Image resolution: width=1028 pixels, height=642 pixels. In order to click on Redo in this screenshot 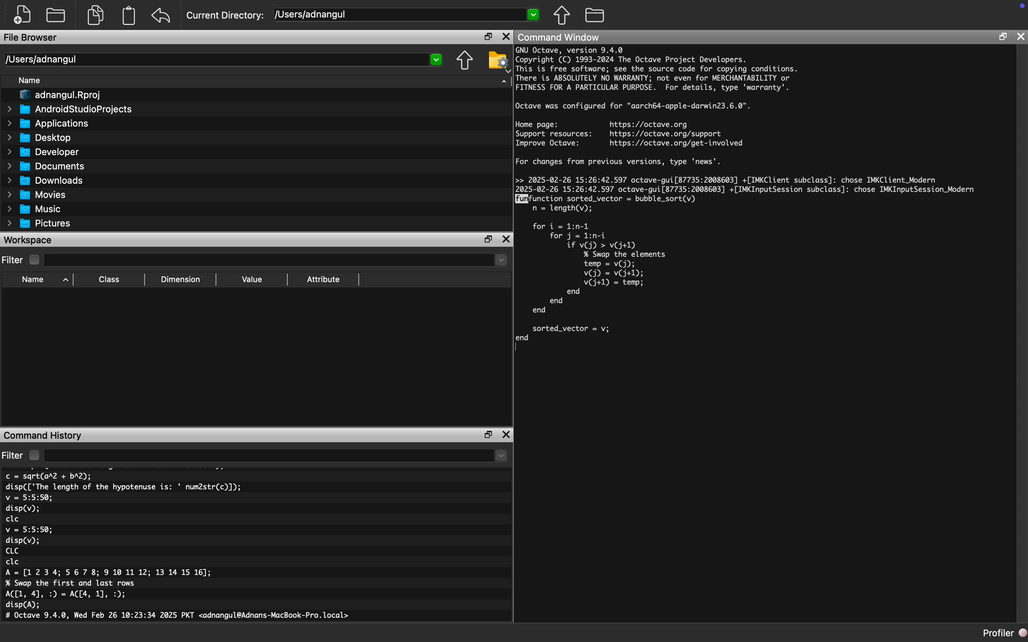, I will do `click(162, 16)`.